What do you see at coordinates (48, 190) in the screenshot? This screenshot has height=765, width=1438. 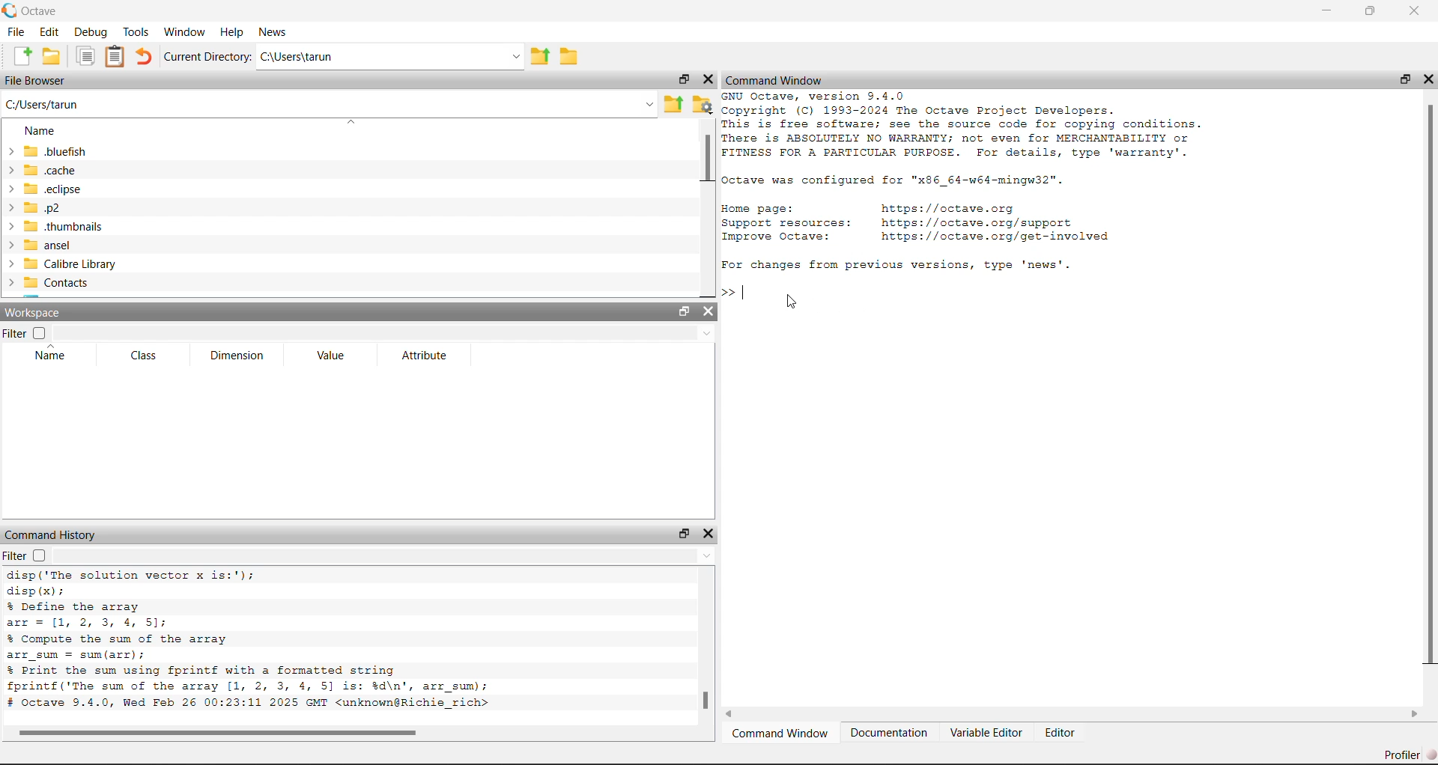 I see `eclipse` at bounding box center [48, 190].